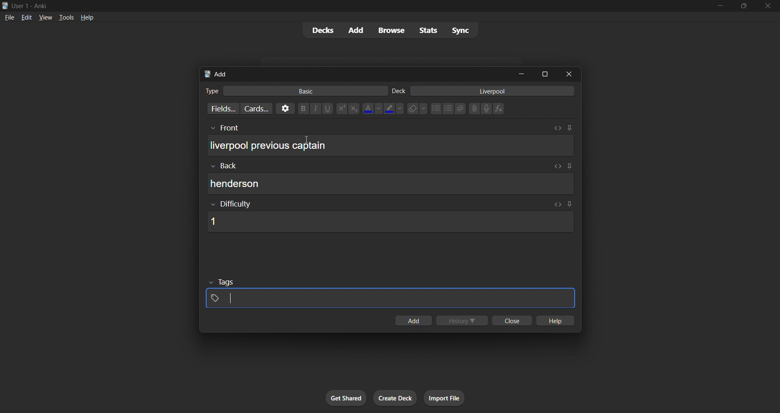 Image resolution: width=780 pixels, height=413 pixels. What do you see at coordinates (396, 398) in the screenshot?
I see `create deck` at bounding box center [396, 398].